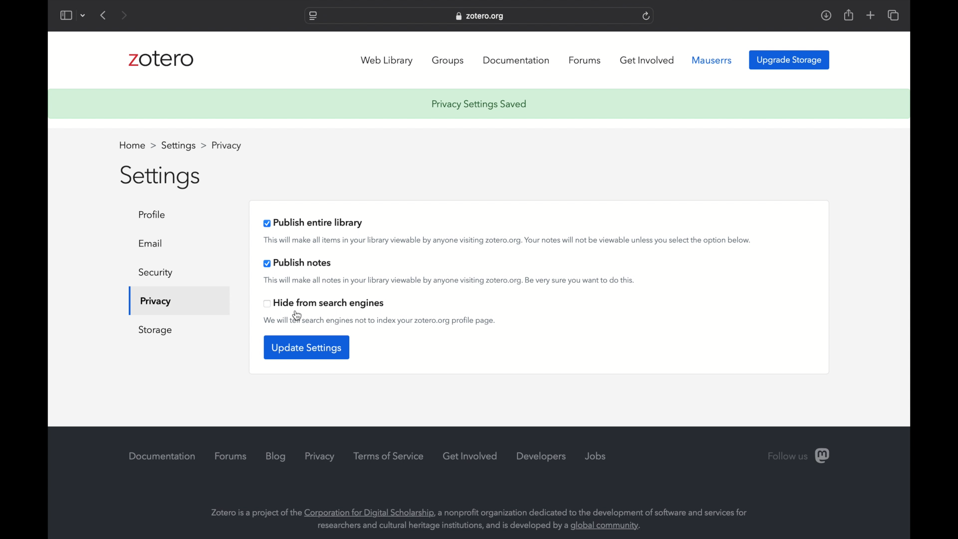  I want to click on publish entire library, so click(313, 221).